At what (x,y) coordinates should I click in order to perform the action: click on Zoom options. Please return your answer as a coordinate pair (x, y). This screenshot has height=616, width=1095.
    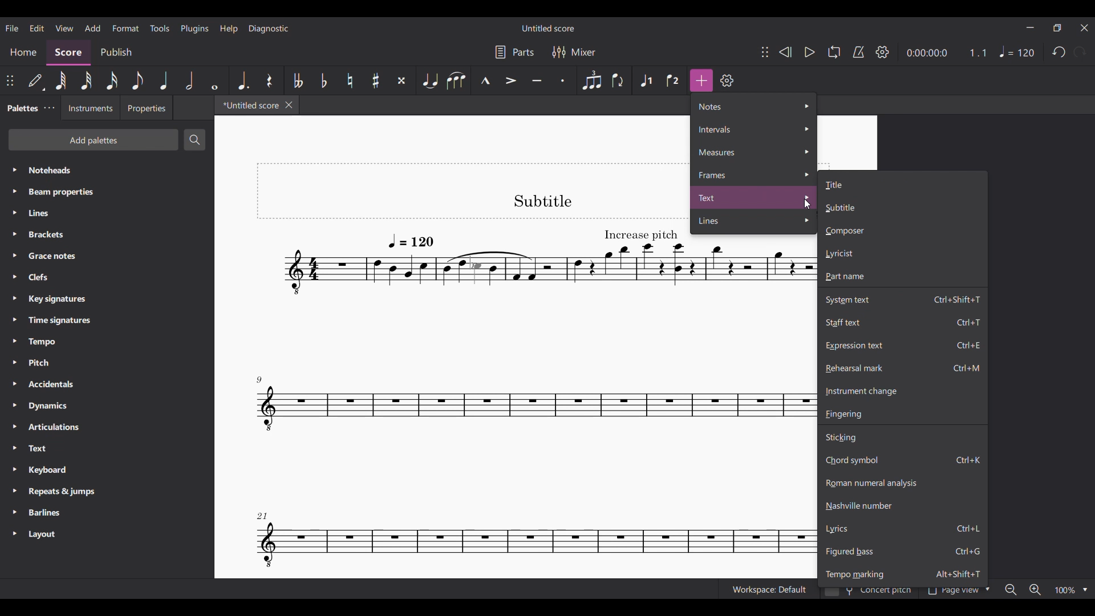
    Looking at the image, I should click on (1072, 590).